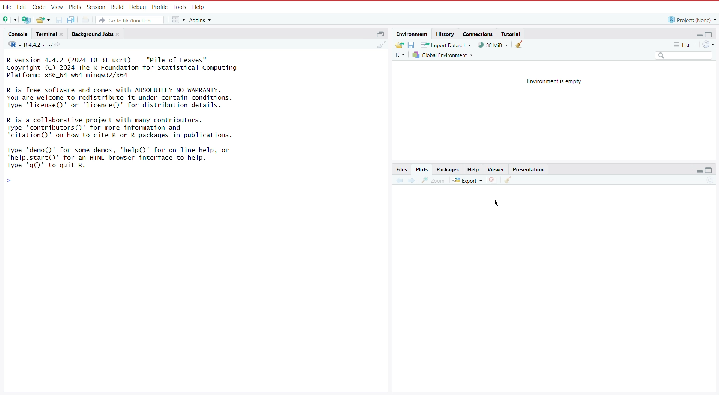 This screenshot has width=719, height=395. What do you see at coordinates (89, 19) in the screenshot?
I see `Print the current file` at bounding box center [89, 19].